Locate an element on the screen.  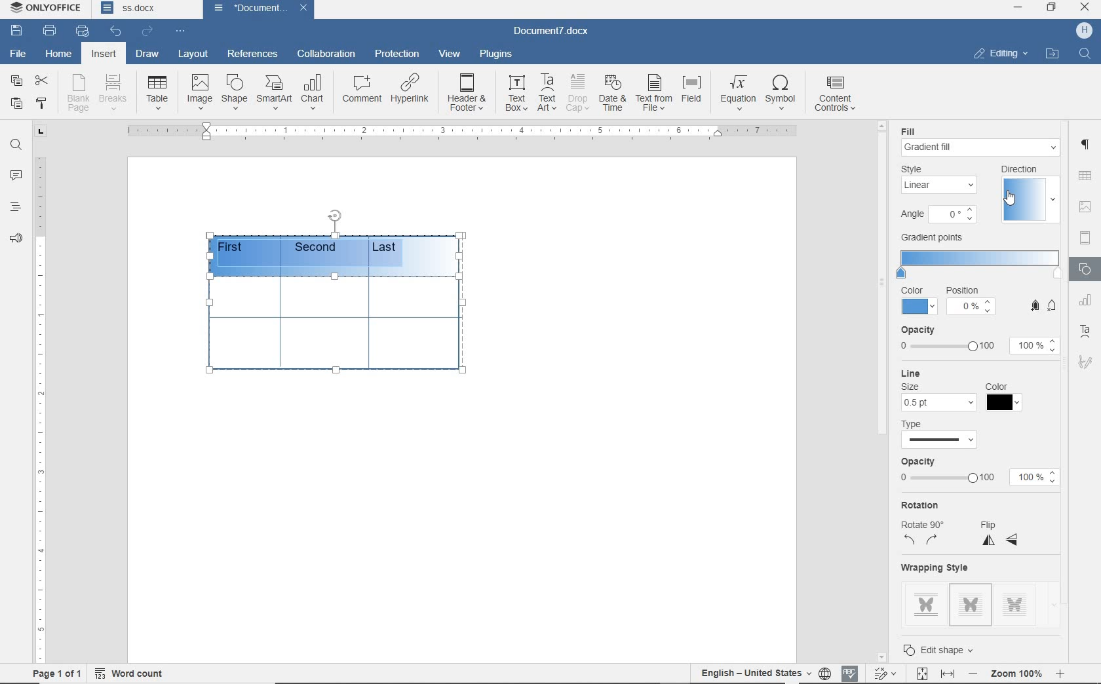
plugins is located at coordinates (495, 53).